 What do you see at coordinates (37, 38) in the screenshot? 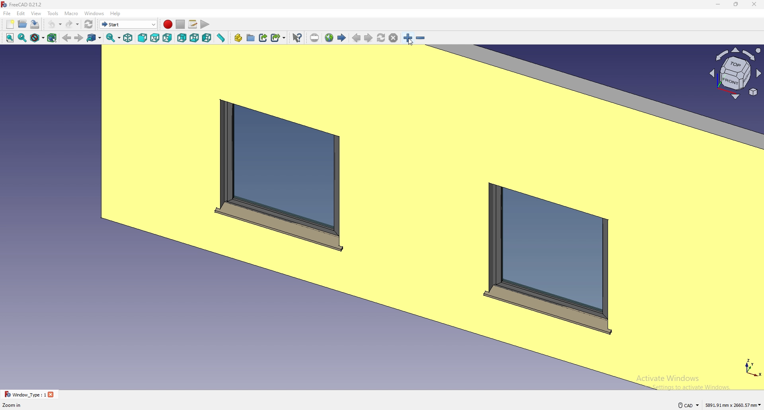
I see `draw style` at bounding box center [37, 38].